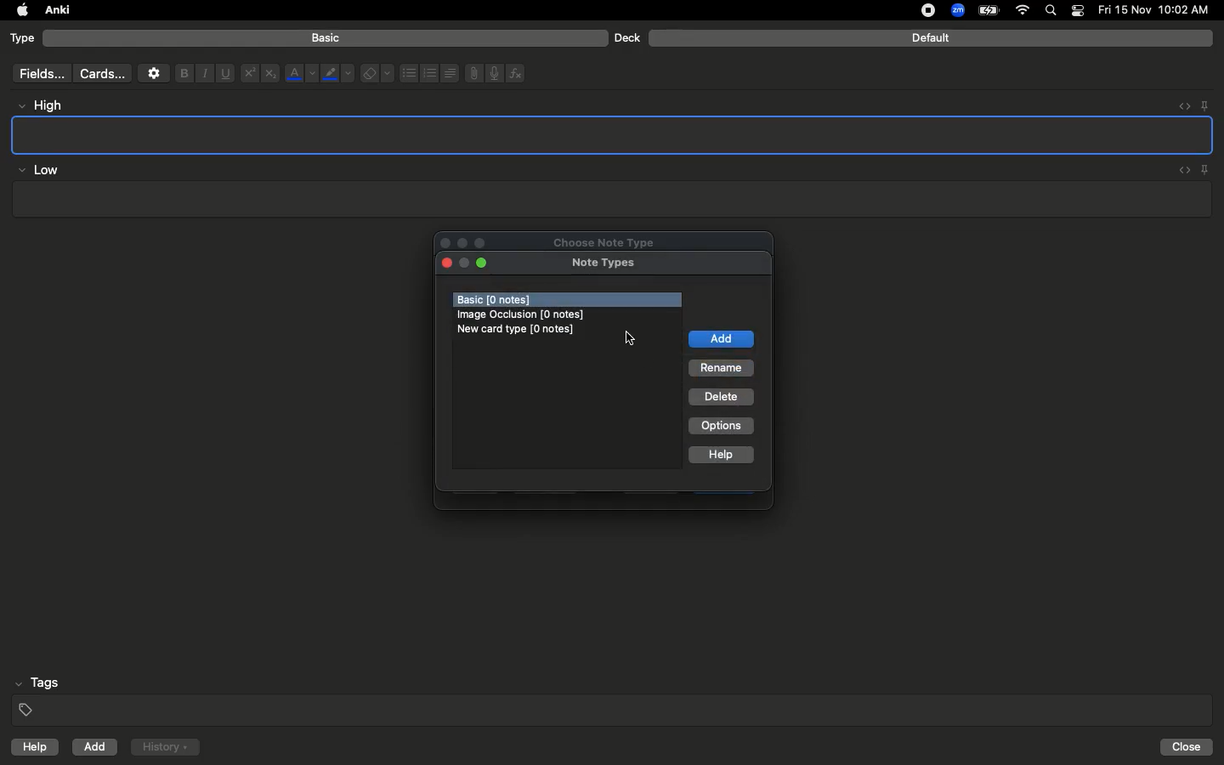 The image size is (1224, 765). Describe the element at coordinates (464, 264) in the screenshot. I see `minimize` at that location.